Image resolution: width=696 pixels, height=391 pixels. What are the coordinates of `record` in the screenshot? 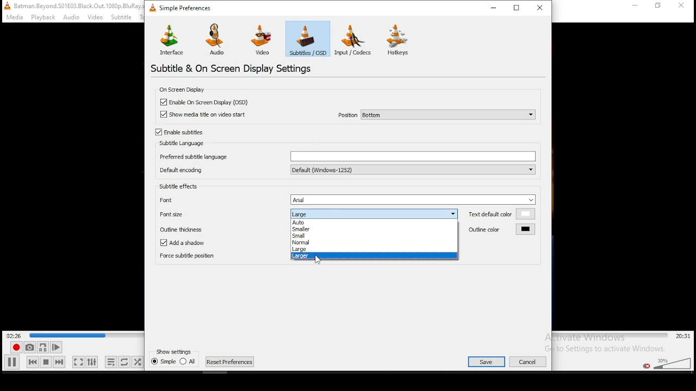 It's located at (16, 347).